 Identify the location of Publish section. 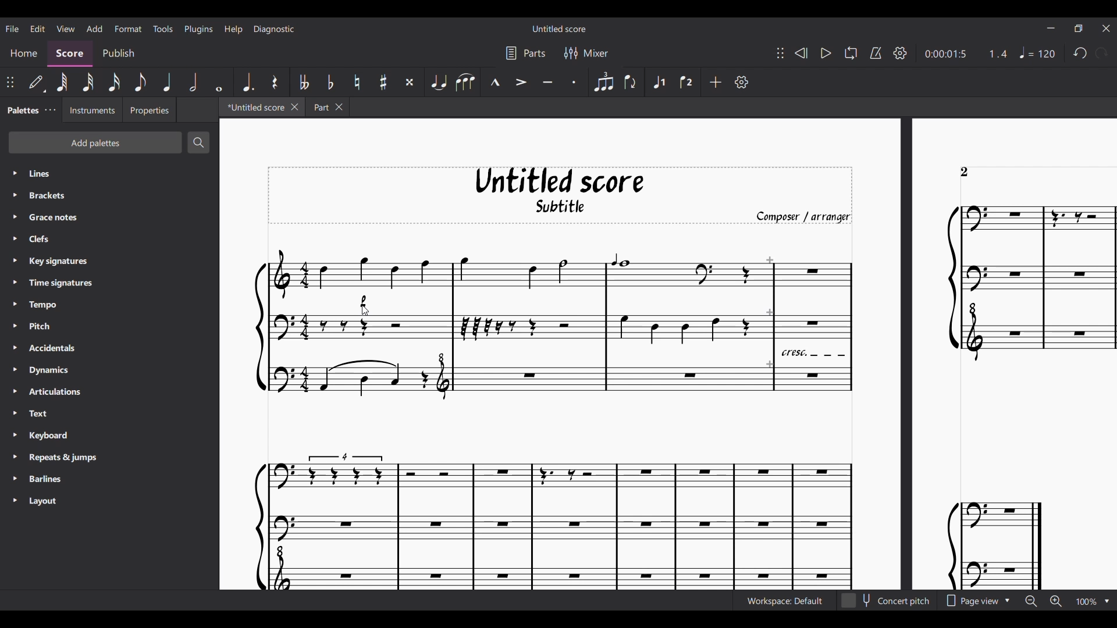
(118, 53).